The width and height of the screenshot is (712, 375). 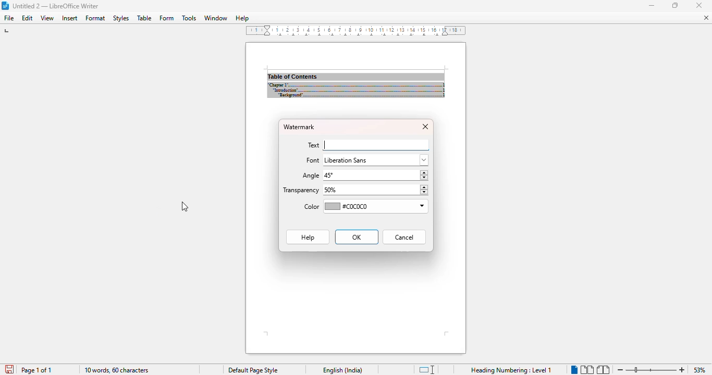 I want to click on file, so click(x=9, y=18).